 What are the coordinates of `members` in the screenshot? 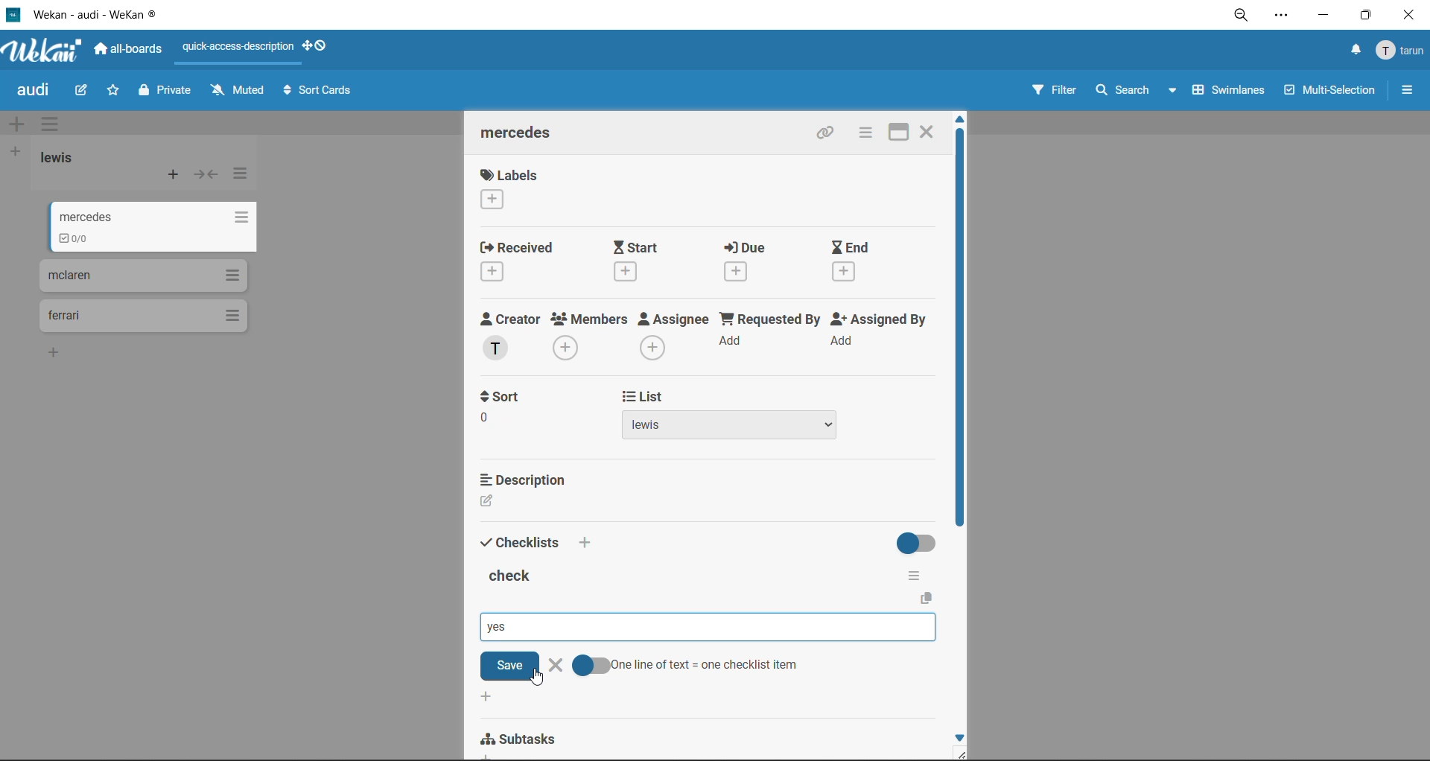 It's located at (590, 336).